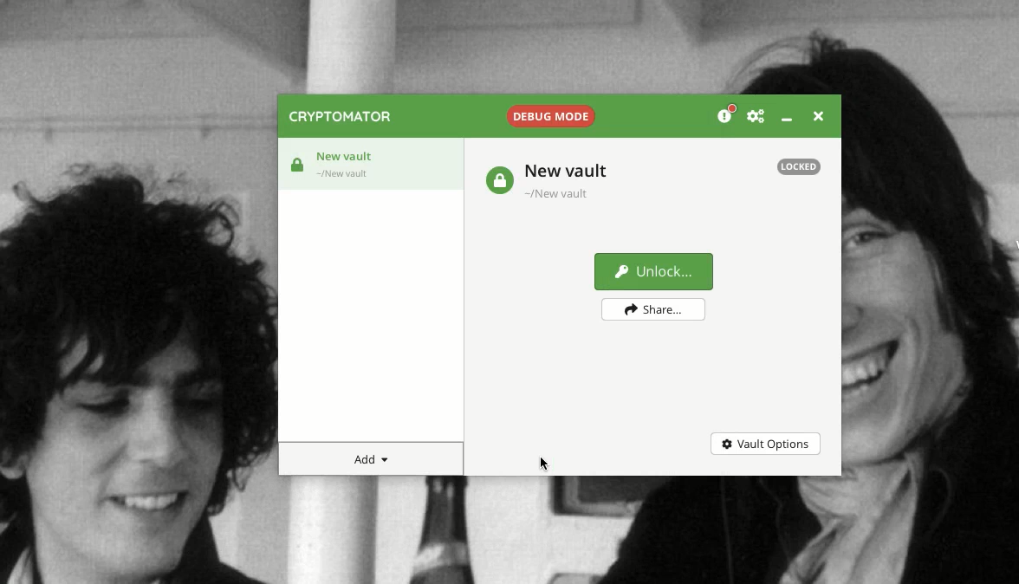 This screenshot has height=584, width=1019. I want to click on Vault options, so click(764, 444).